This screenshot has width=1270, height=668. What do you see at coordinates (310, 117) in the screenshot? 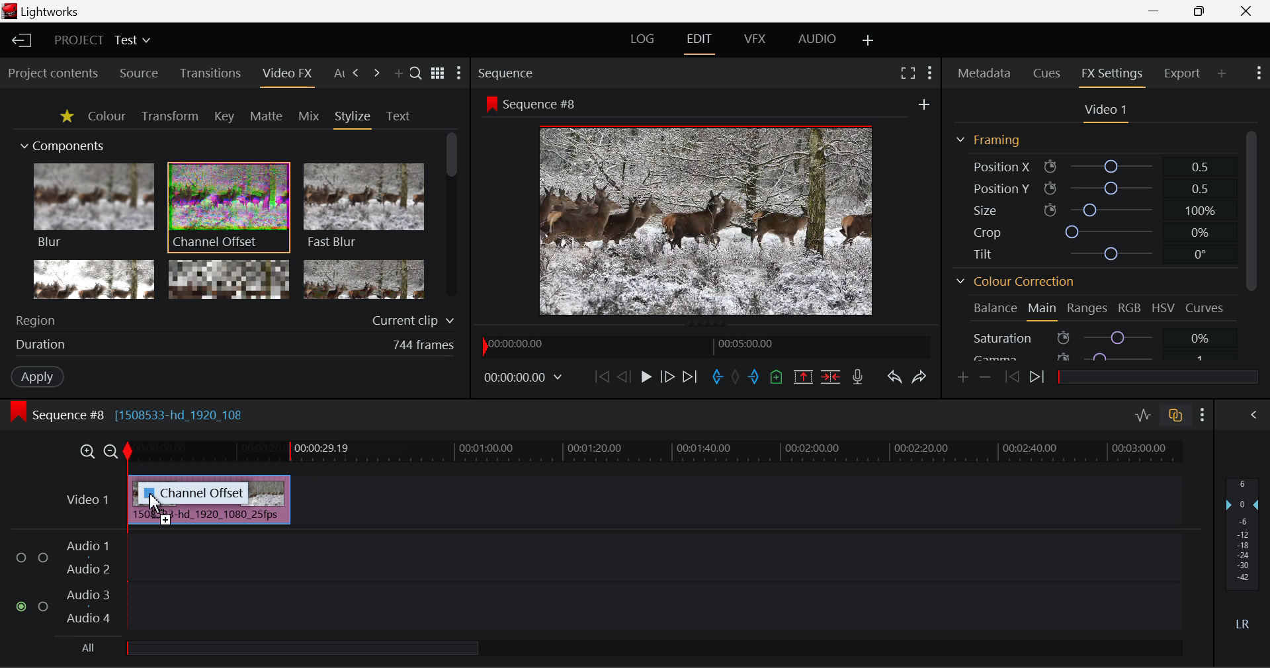
I see `Mix` at bounding box center [310, 117].